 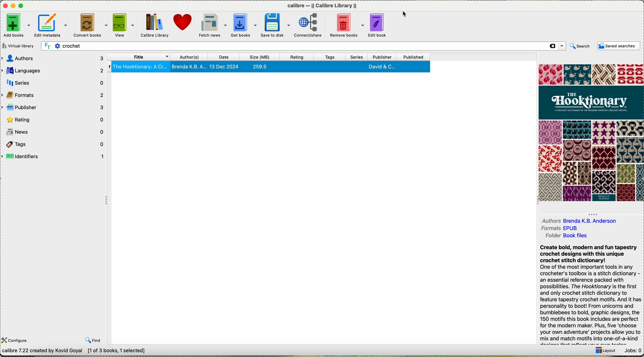 What do you see at coordinates (592, 221) in the screenshot?
I see `Brenda K.B. Anderson` at bounding box center [592, 221].